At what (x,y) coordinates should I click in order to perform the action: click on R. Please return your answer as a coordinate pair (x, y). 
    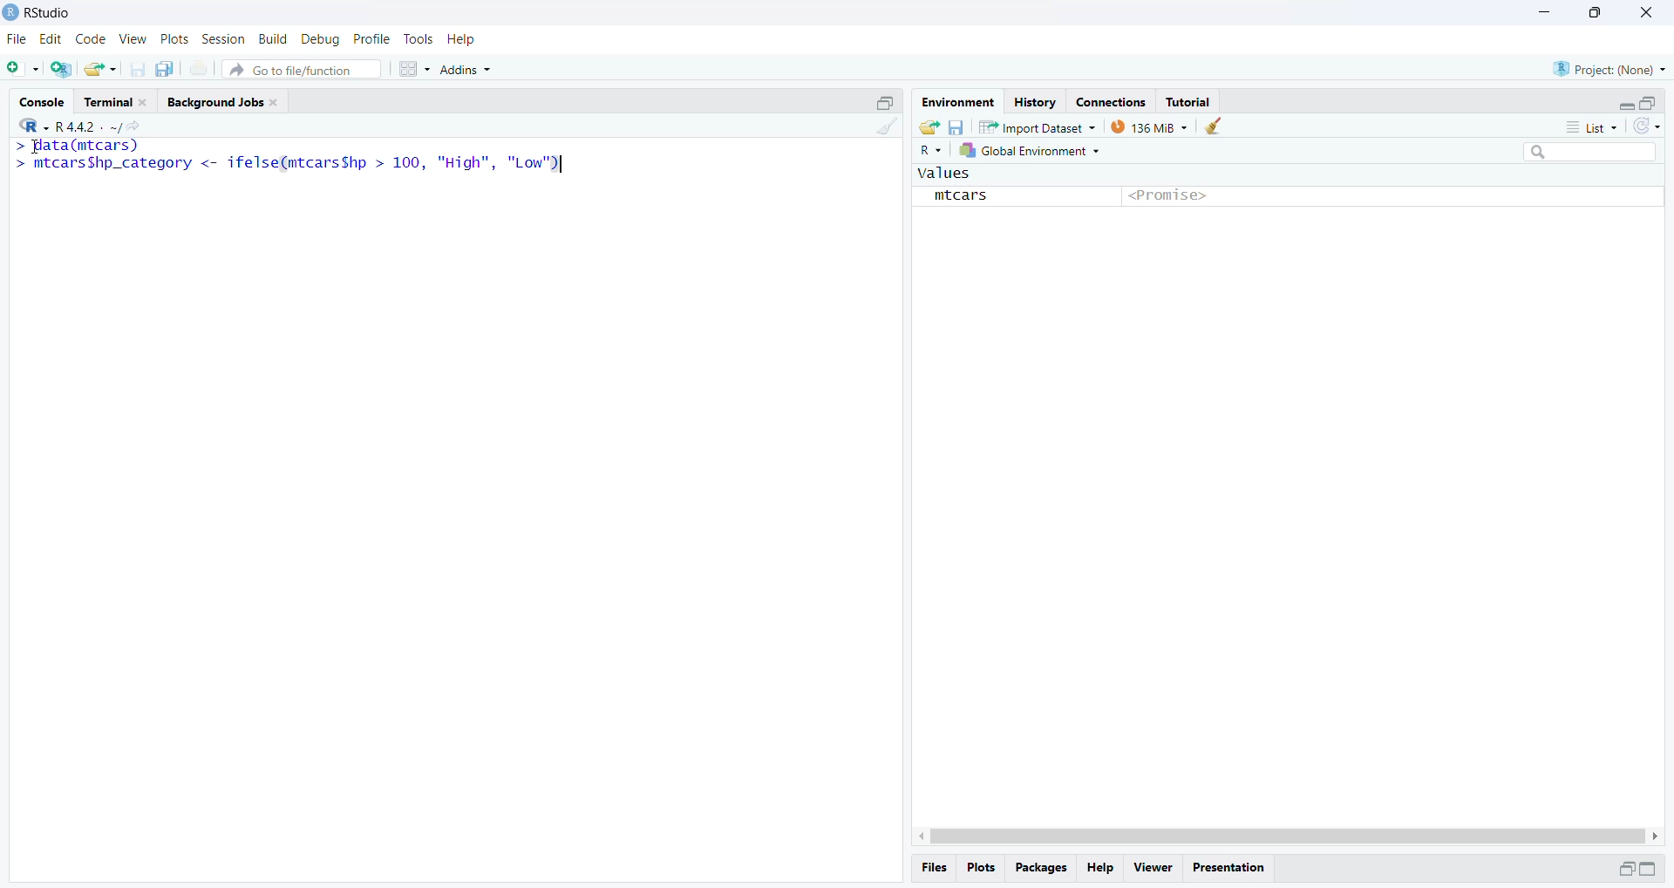
    Looking at the image, I should click on (932, 151).